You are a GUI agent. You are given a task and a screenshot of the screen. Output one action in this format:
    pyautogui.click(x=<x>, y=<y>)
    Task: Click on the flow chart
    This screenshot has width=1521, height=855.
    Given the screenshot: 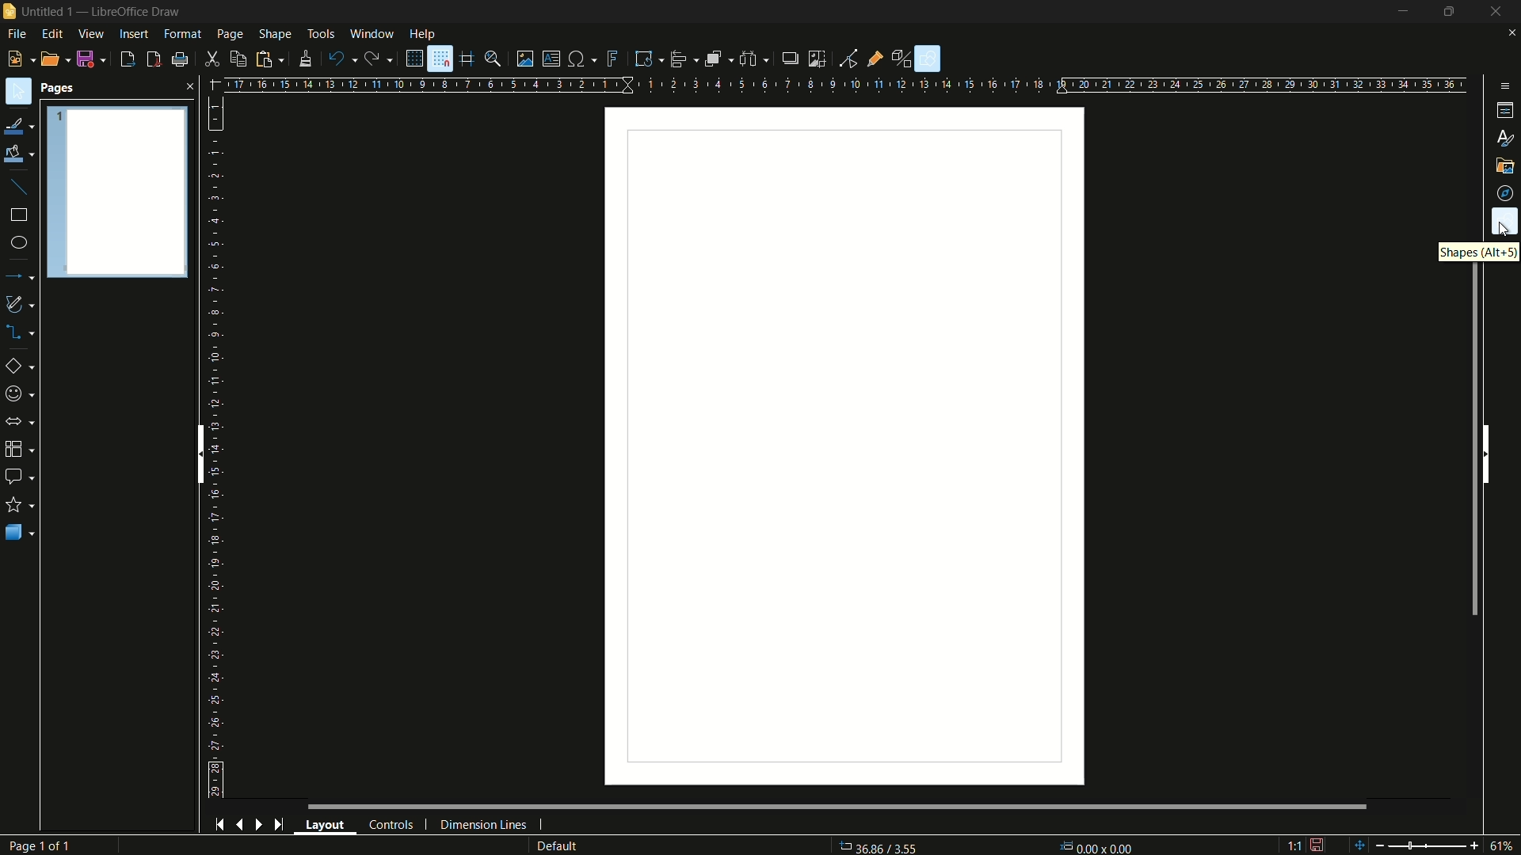 What is the action you would take?
    pyautogui.click(x=23, y=449)
    